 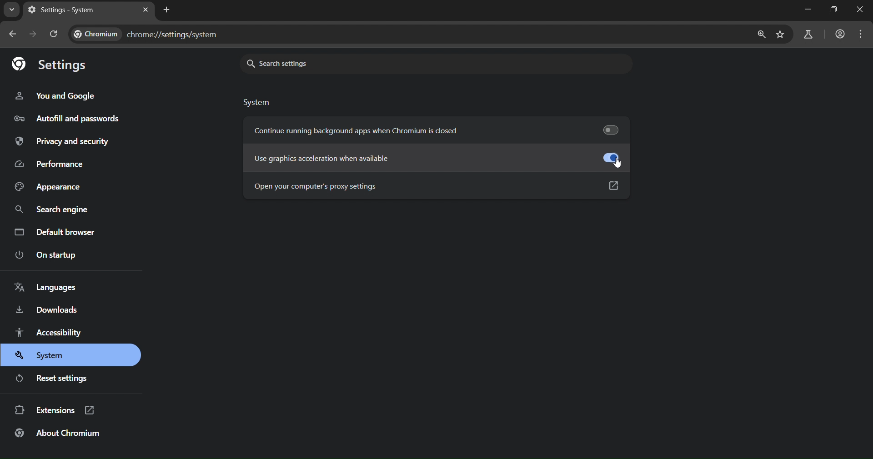 What do you see at coordinates (346, 64) in the screenshot?
I see `search settings` at bounding box center [346, 64].